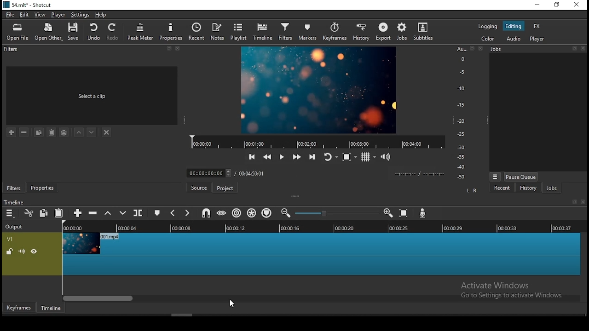 This screenshot has height=331, width=589. What do you see at coordinates (14, 188) in the screenshot?
I see `filters` at bounding box center [14, 188].